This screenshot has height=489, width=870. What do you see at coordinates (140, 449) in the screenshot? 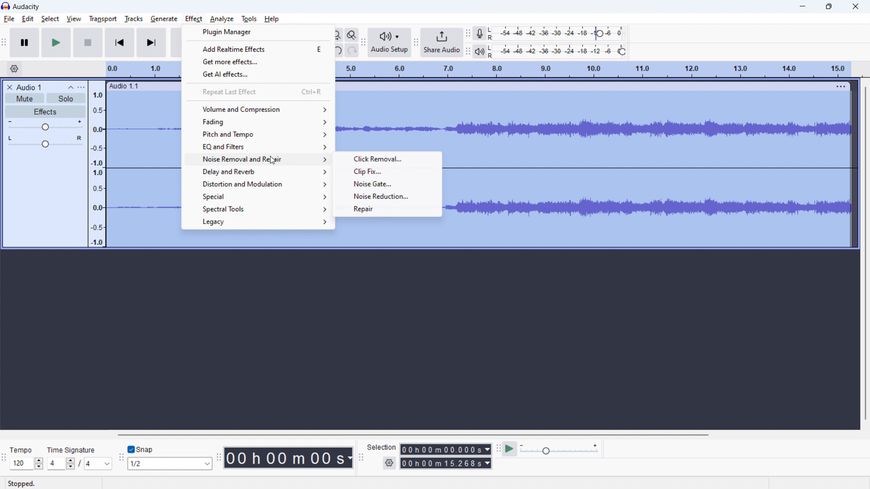
I see `toggle snap` at bounding box center [140, 449].